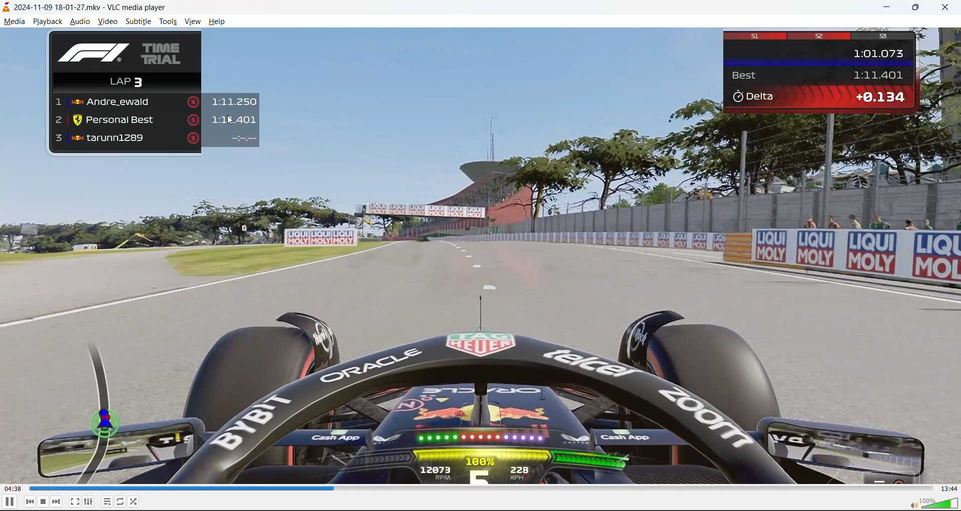 The height and width of the screenshot is (511, 961). What do you see at coordinates (30, 501) in the screenshot?
I see `previous` at bounding box center [30, 501].